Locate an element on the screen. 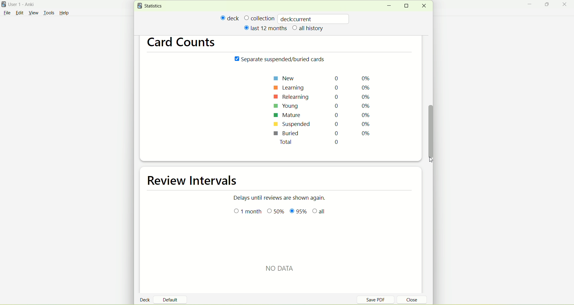 The height and width of the screenshot is (305, 574). minimize is located at coordinates (531, 5).